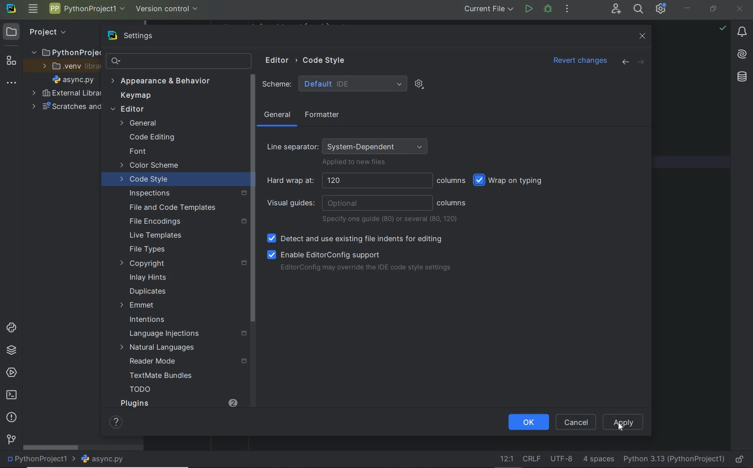 The image size is (753, 468). Describe the element at coordinates (113, 421) in the screenshot. I see `Help` at that location.